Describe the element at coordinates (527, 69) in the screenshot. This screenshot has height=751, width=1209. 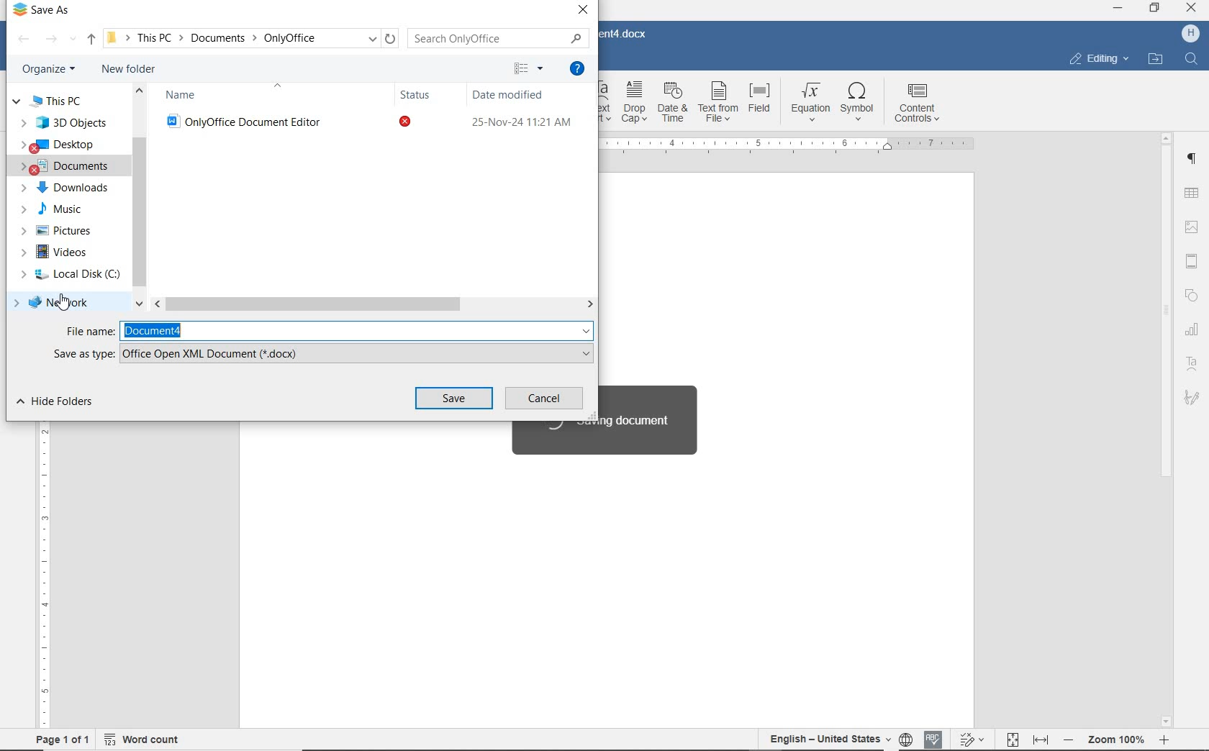
I see `change your view` at that location.